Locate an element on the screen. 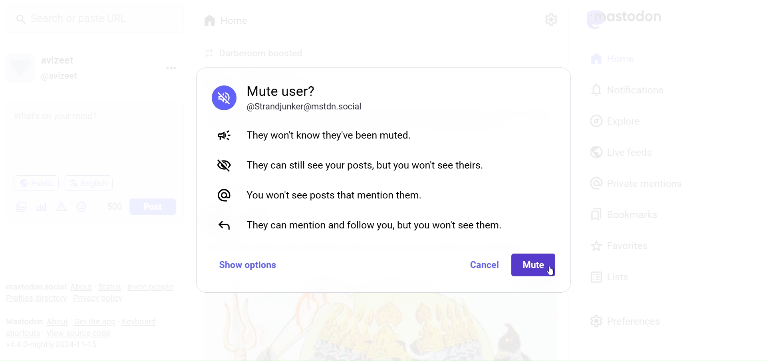 The height and width of the screenshot is (361, 767). They Wont know they've been muted is located at coordinates (380, 135).